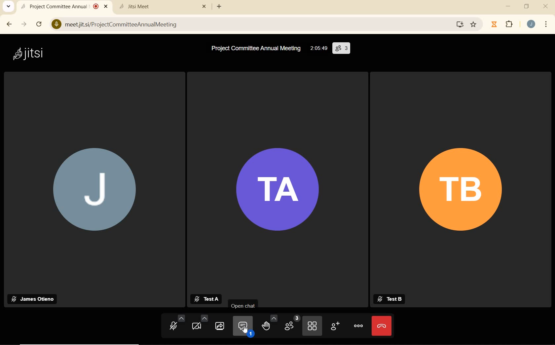  Describe the element at coordinates (219, 7) in the screenshot. I see `add tab` at that location.